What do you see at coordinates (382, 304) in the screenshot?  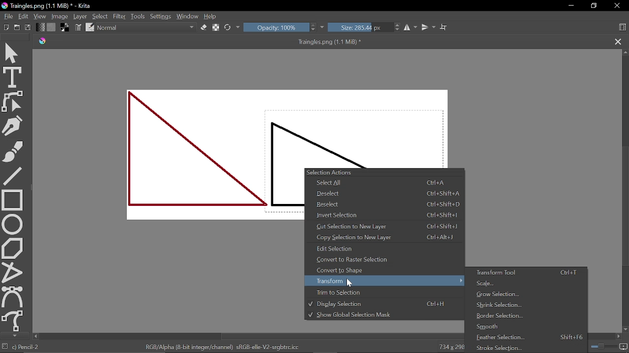 I see `Display selection` at bounding box center [382, 304].